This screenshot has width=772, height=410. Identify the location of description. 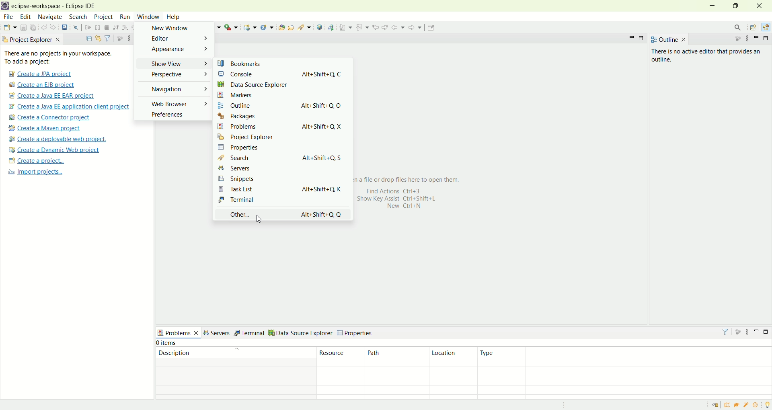
(234, 352).